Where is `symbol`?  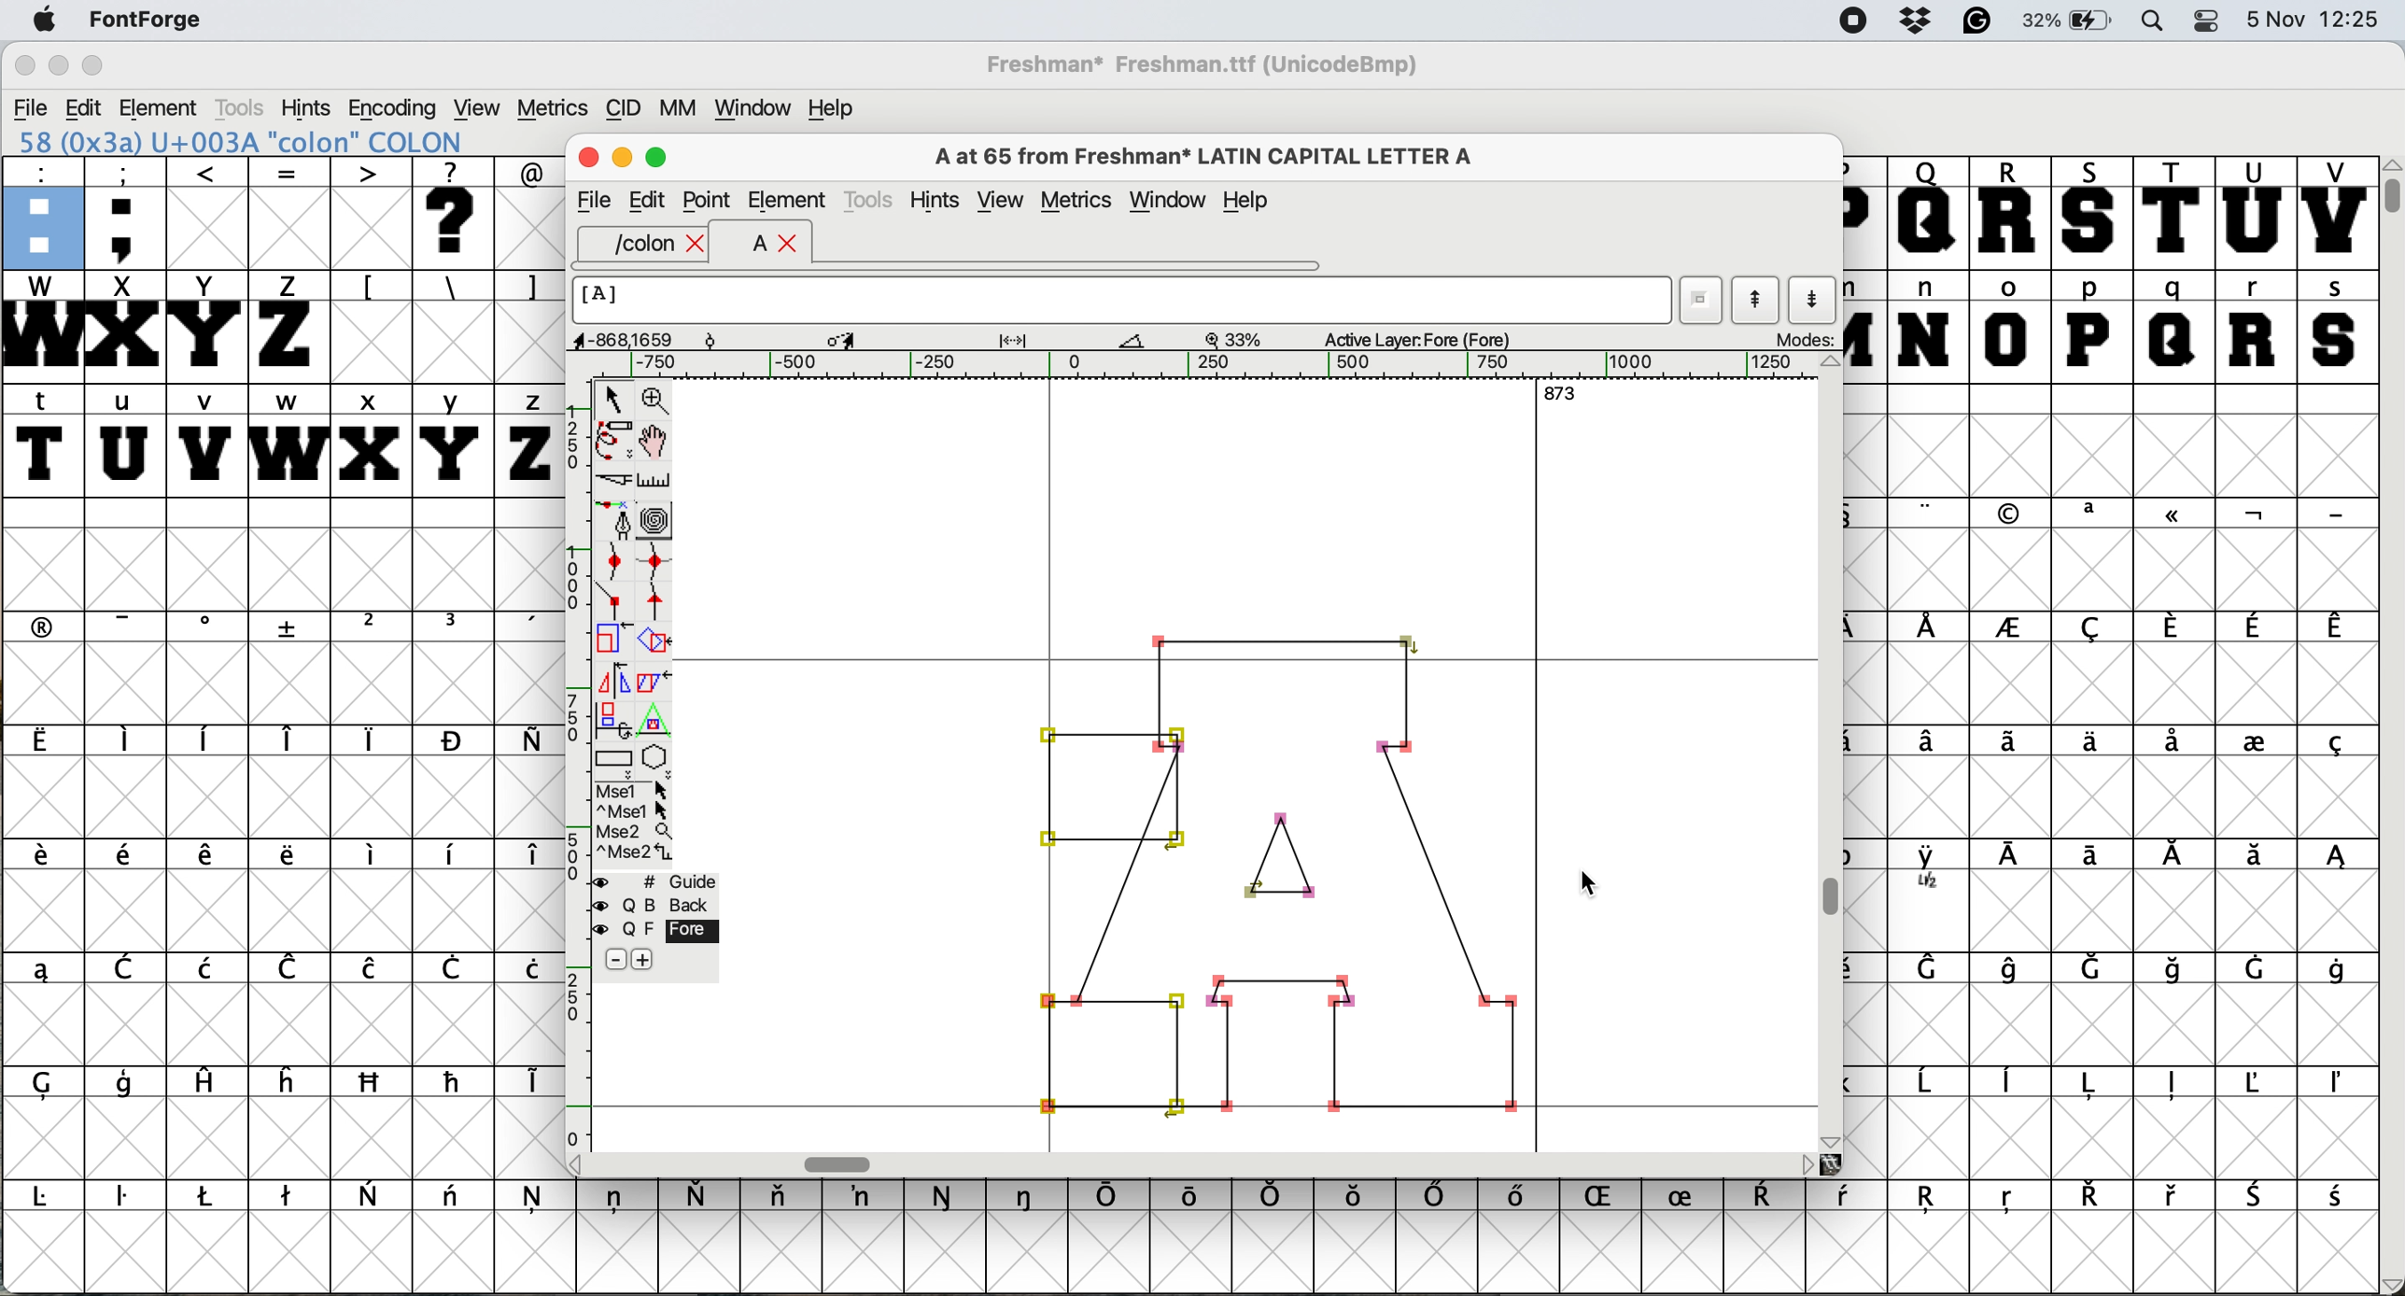
symbol is located at coordinates (2093, 1084).